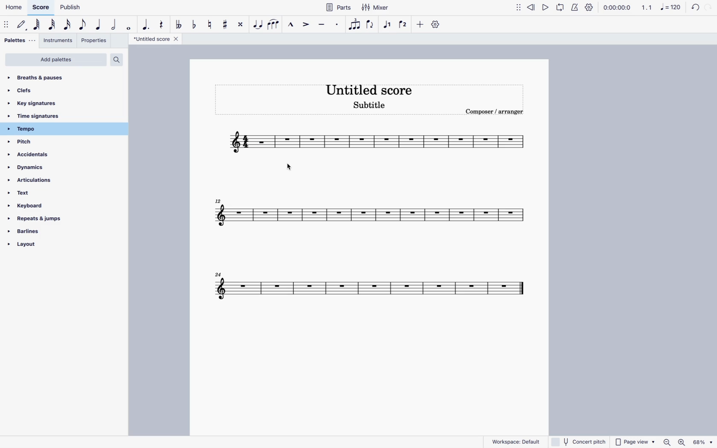 The width and height of the screenshot is (717, 448). I want to click on more, so click(421, 24).